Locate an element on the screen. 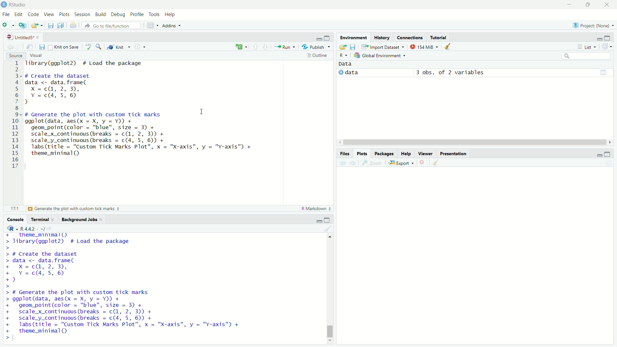 The width and height of the screenshot is (617, 347). scrollbar is located at coordinates (329, 290).